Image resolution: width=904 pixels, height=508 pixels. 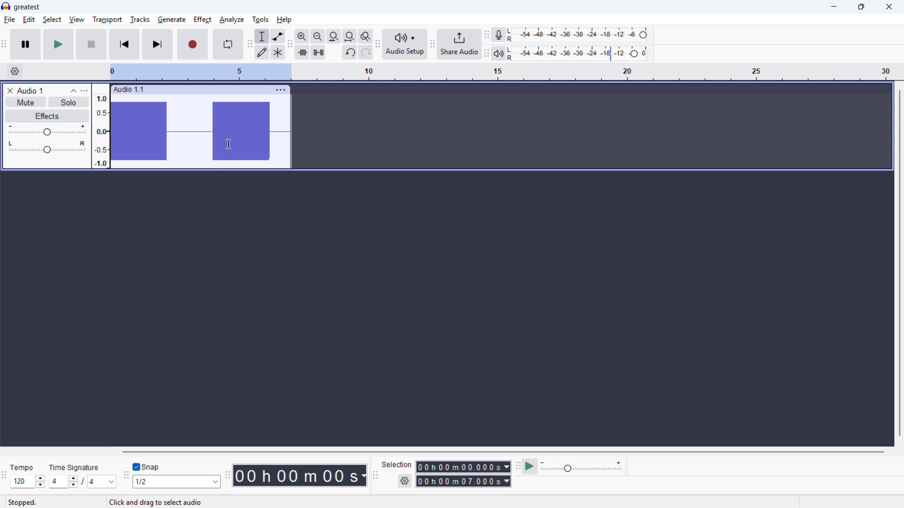 What do you see at coordinates (47, 131) in the screenshot?
I see `Gain ` at bounding box center [47, 131].